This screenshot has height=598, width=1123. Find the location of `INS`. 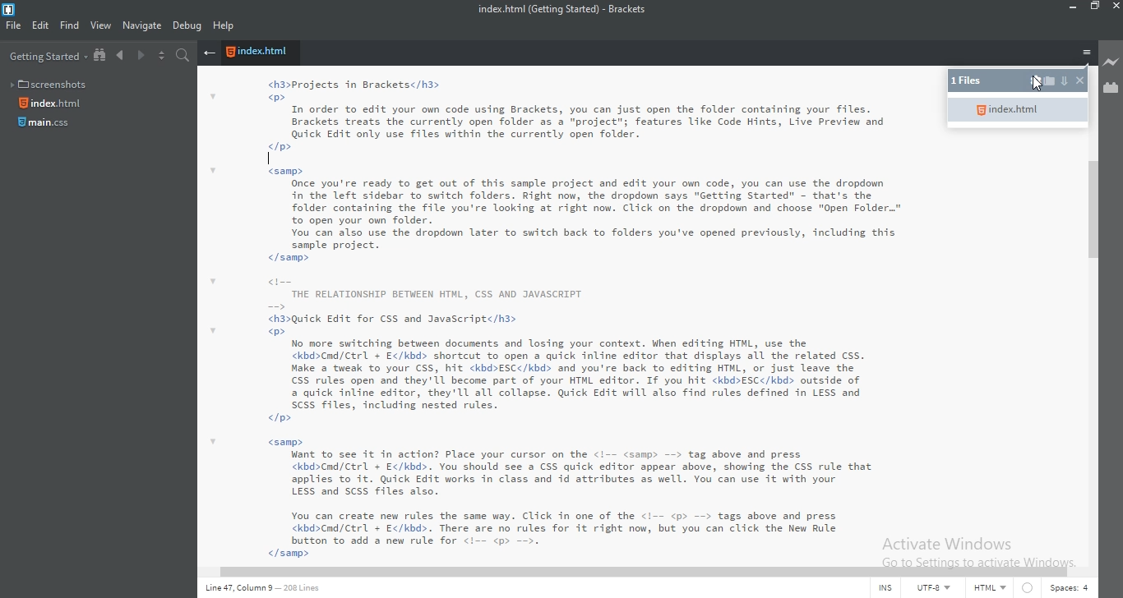

INS is located at coordinates (888, 589).